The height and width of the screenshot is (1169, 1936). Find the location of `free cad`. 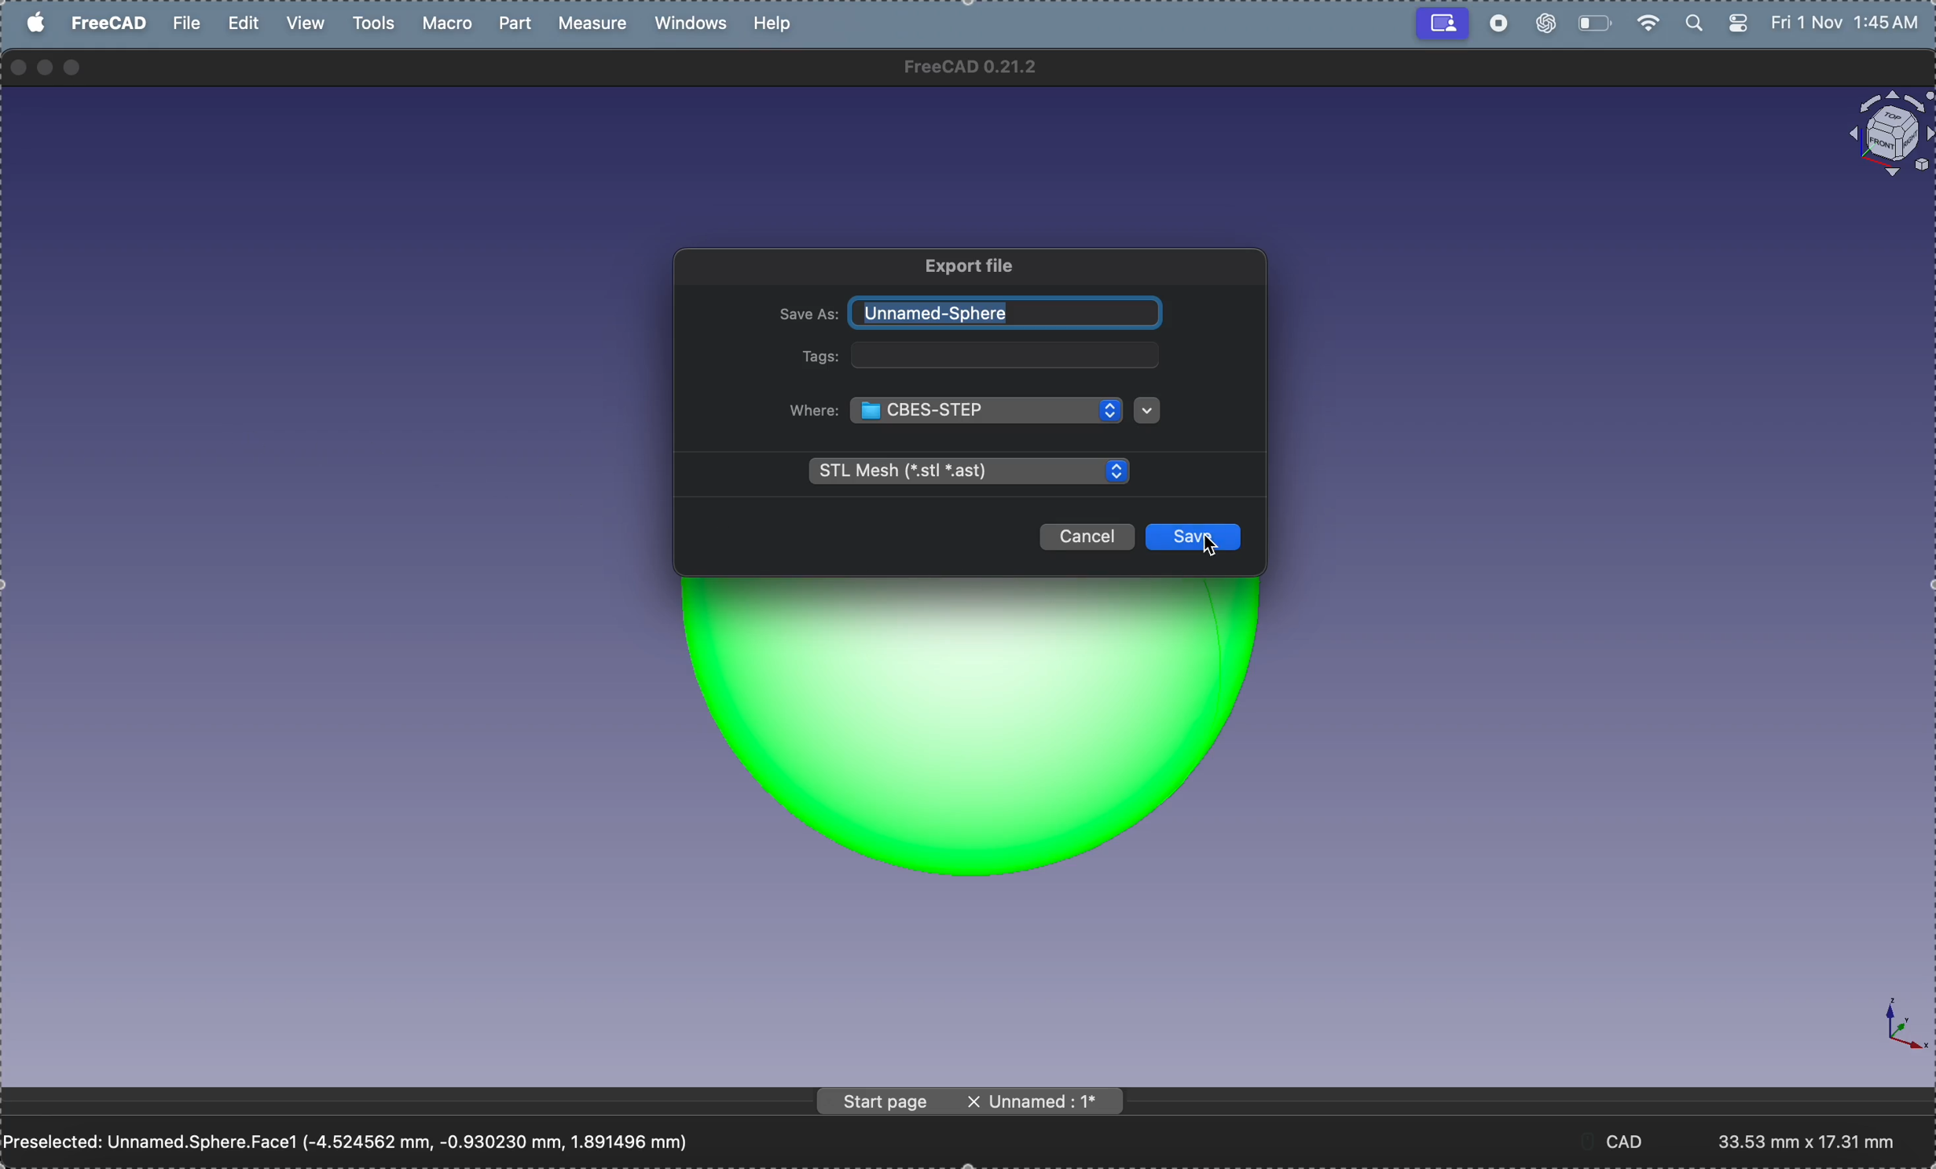

free cad is located at coordinates (111, 26).